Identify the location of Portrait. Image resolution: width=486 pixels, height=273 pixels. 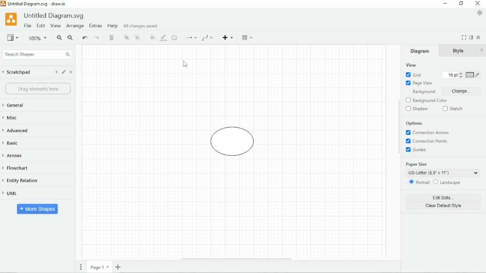
(419, 183).